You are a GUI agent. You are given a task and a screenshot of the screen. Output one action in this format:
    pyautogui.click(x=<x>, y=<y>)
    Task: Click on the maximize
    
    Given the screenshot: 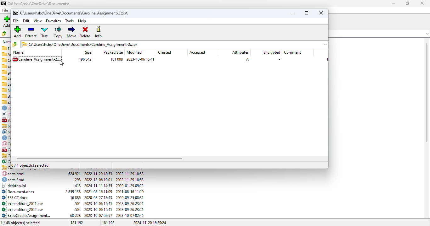 What is the action you would take?
    pyautogui.click(x=407, y=3)
    